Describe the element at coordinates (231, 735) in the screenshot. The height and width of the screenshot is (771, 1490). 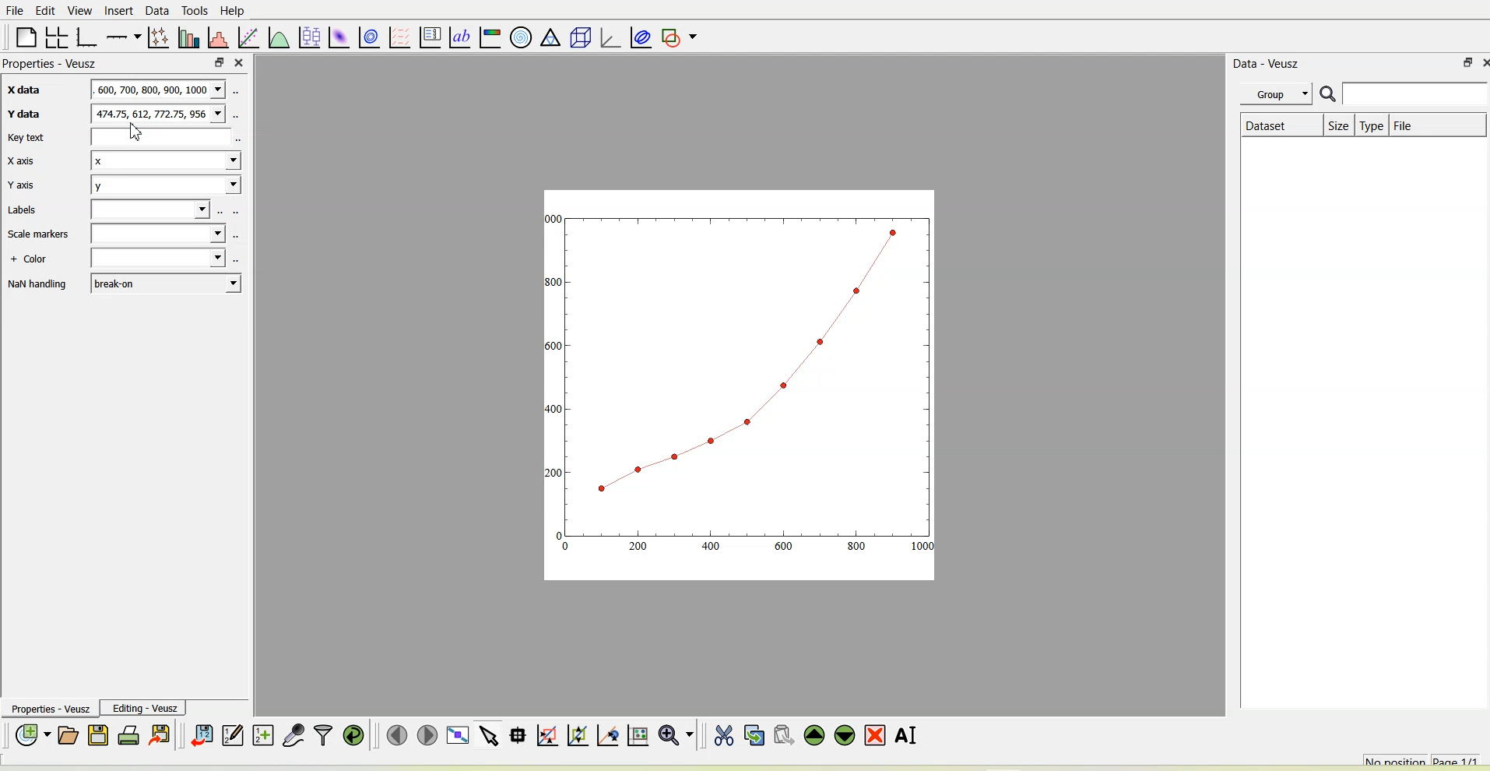
I see `Edit and enter new datasets` at that location.